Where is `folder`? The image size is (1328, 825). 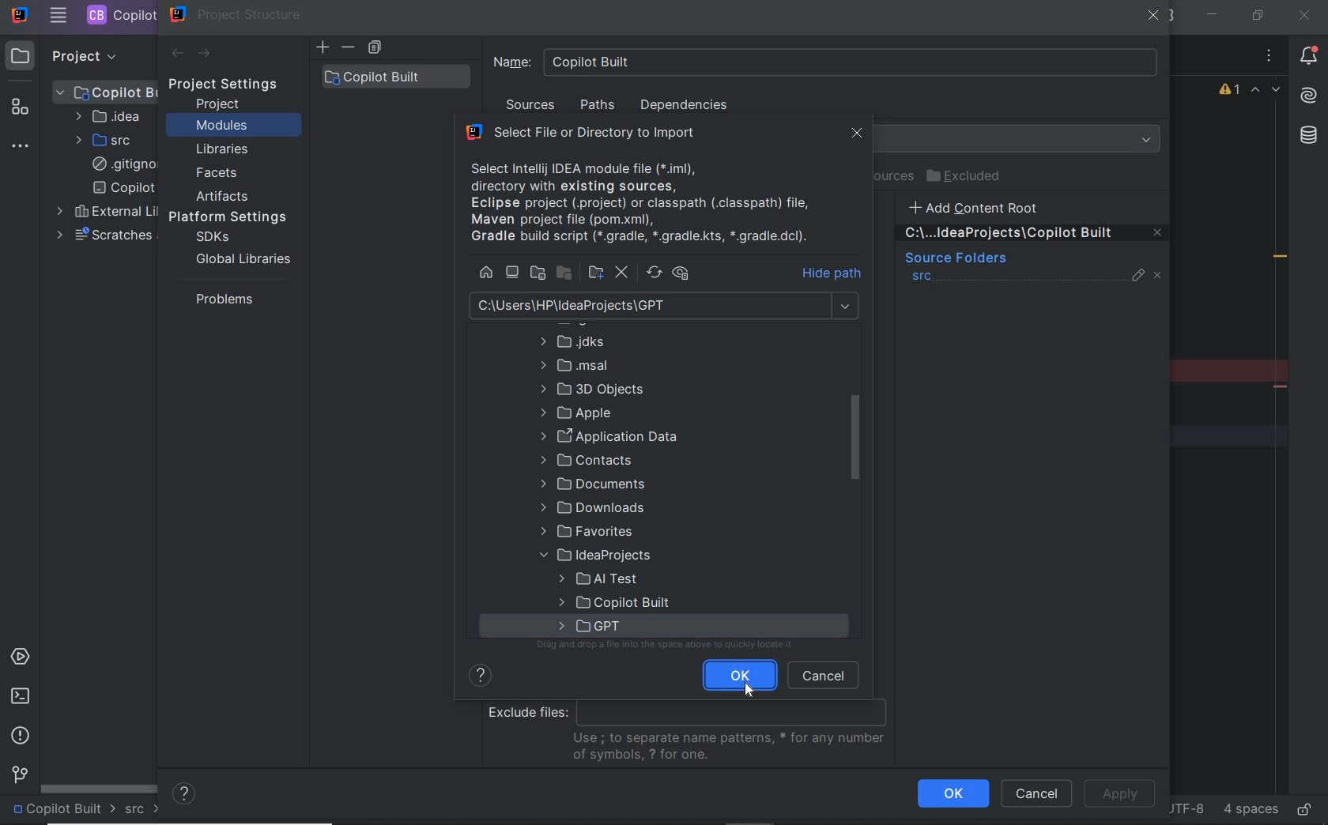
folder is located at coordinates (613, 601).